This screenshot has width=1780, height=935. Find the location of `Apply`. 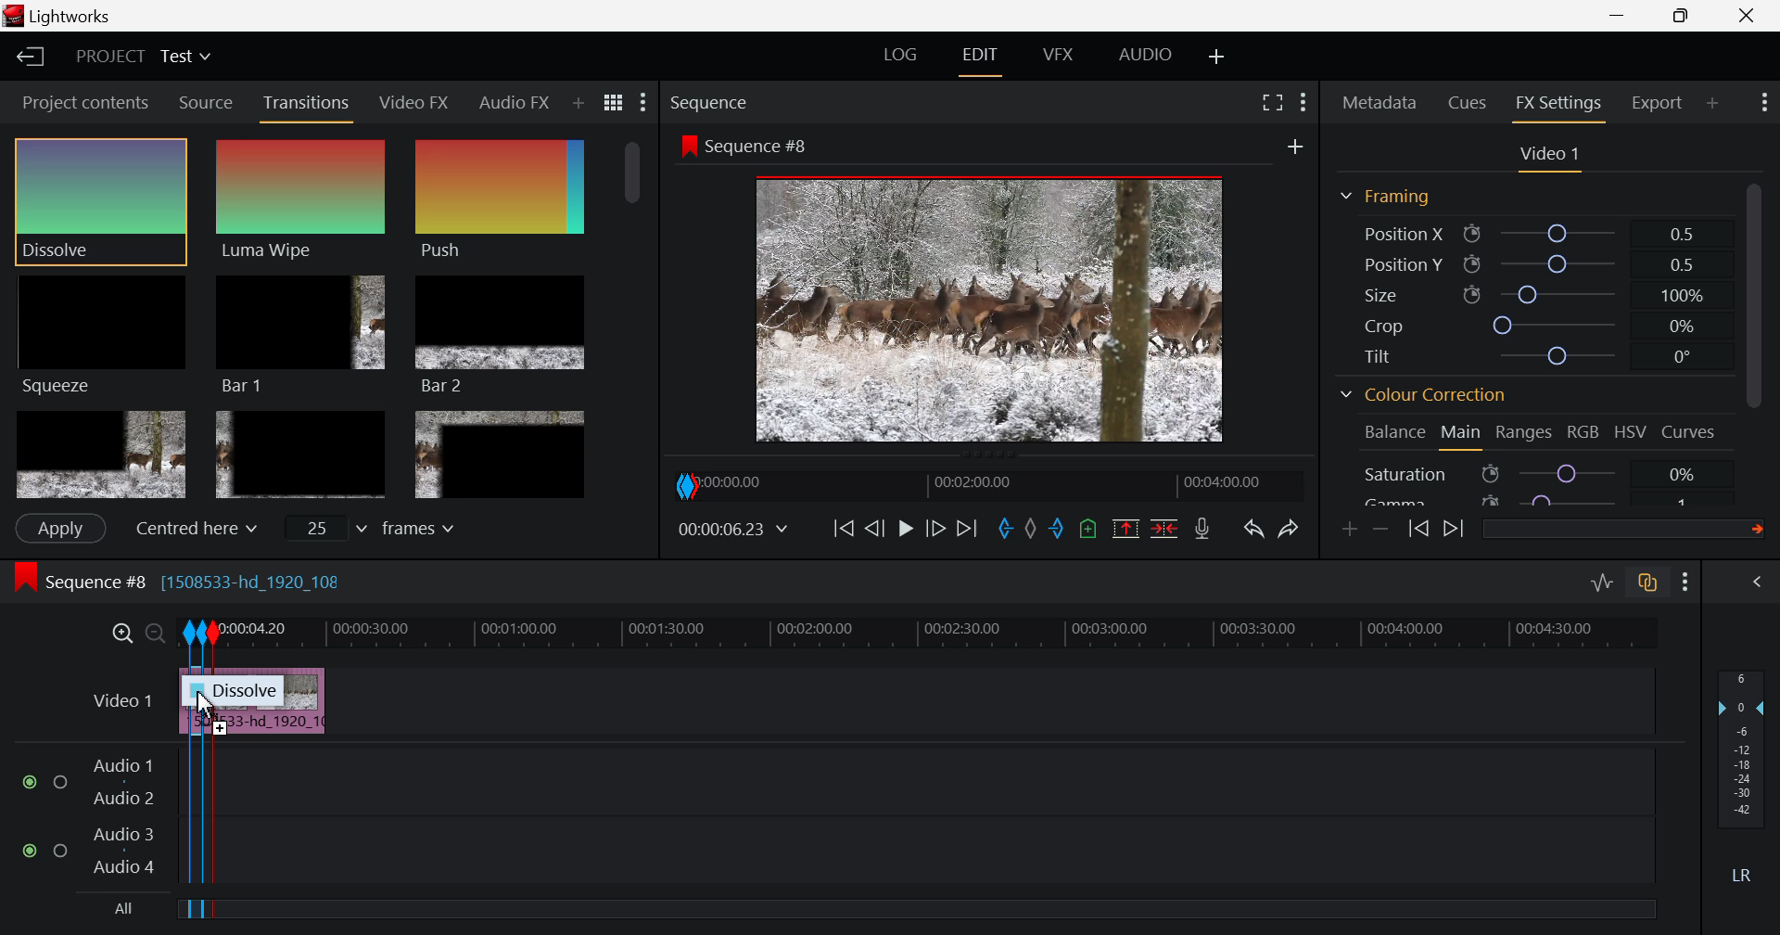

Apply is located at coordinates (59, 528).